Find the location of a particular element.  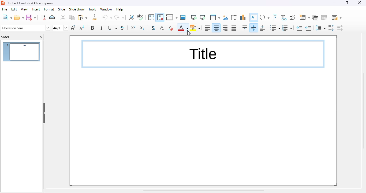

text box is located at coordinates (203, 54).